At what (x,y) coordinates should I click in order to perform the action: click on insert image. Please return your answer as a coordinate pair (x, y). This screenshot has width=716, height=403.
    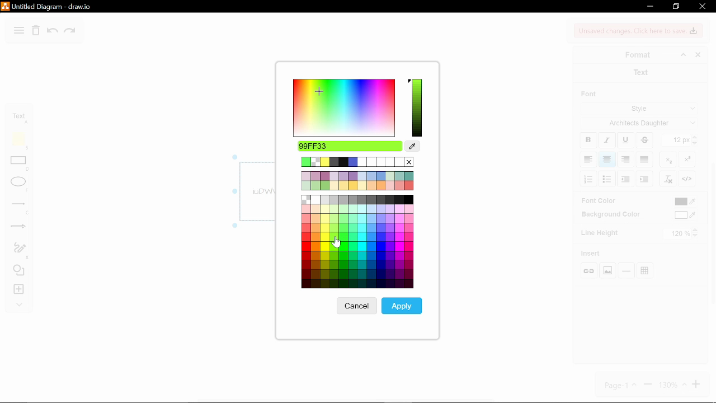
    Looking at the image, I should click on (607, 270).